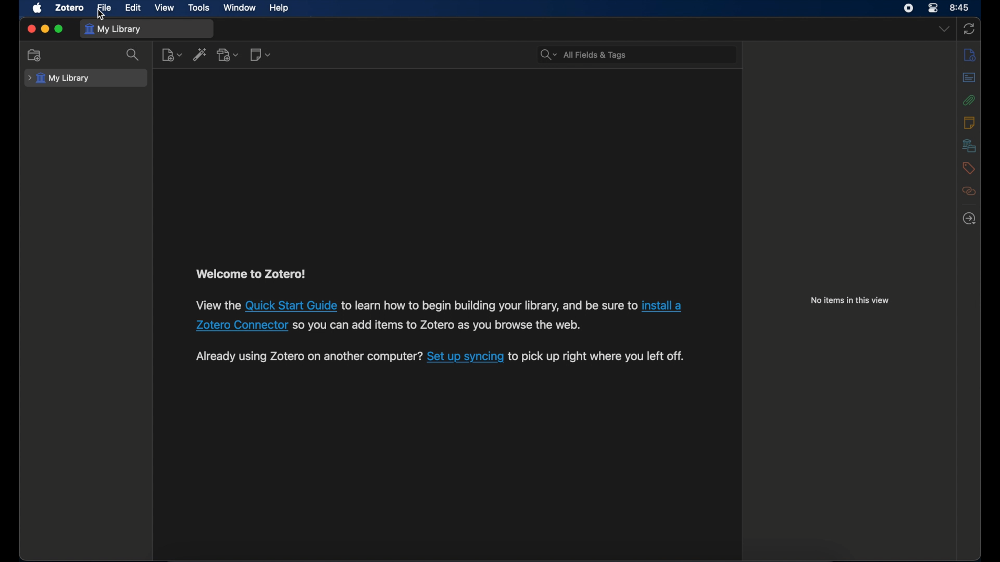  I want to click on cursor on File, so click(102, 16).